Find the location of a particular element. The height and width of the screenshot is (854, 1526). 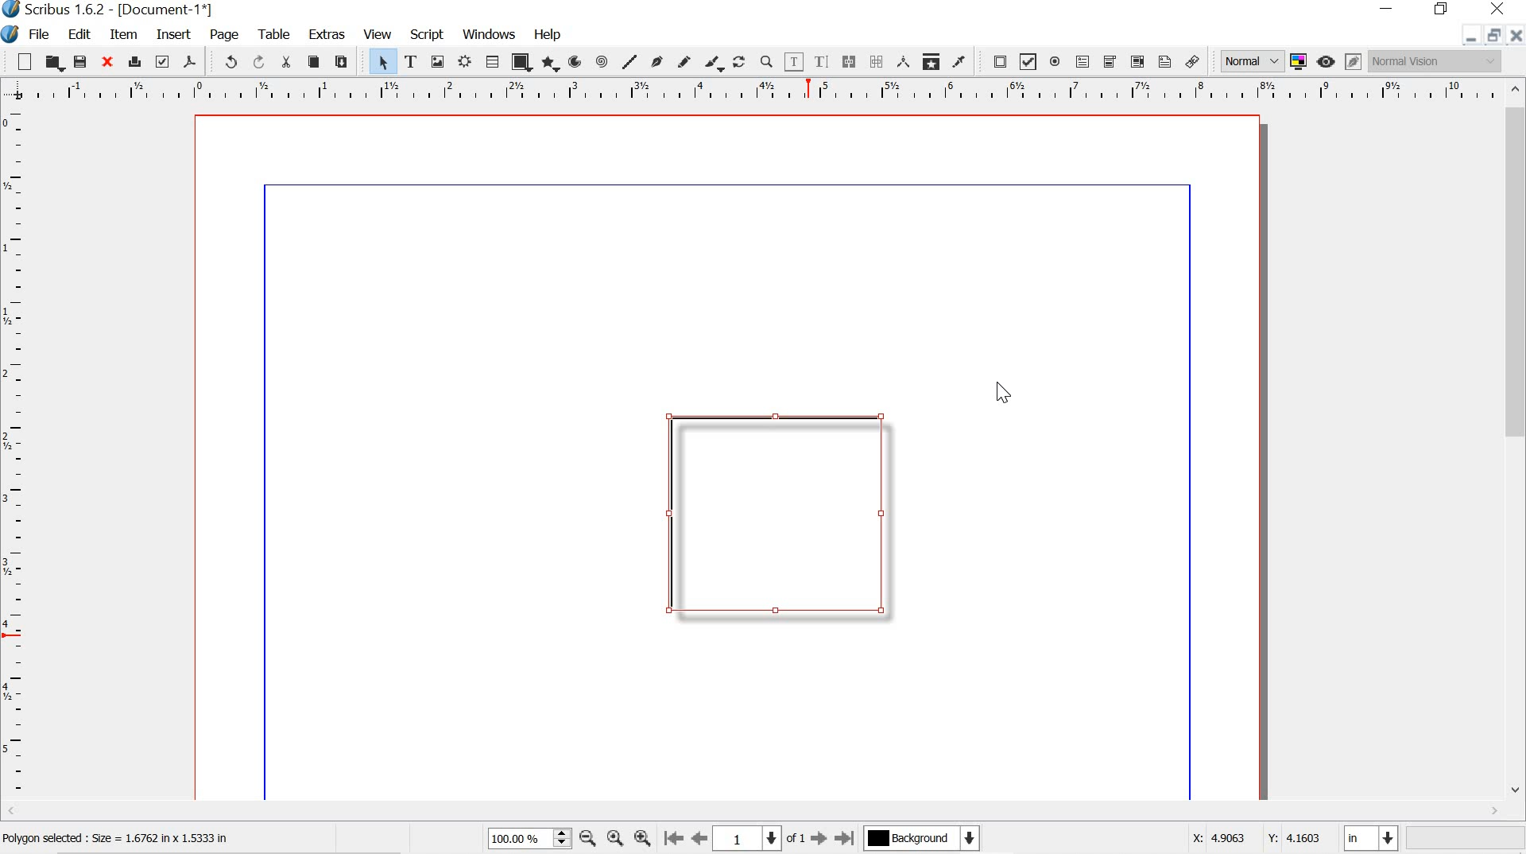

zoom in and out is located at coordinates (563, 838).